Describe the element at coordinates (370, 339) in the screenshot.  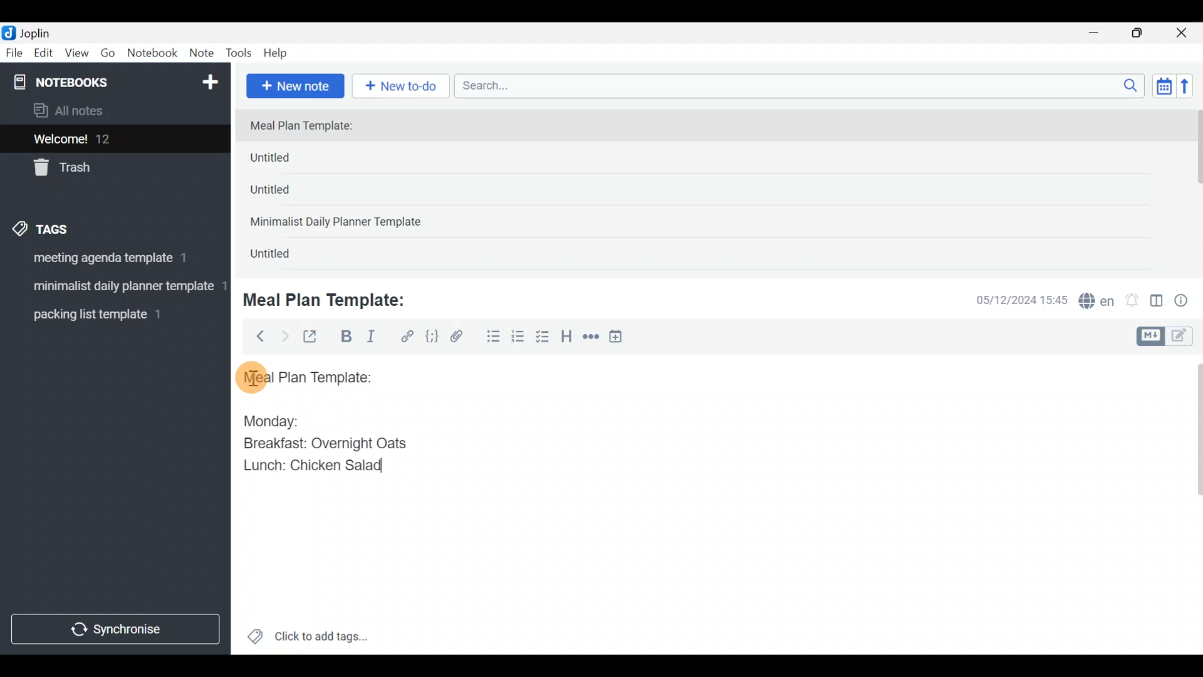
I see `Italic` at that location.